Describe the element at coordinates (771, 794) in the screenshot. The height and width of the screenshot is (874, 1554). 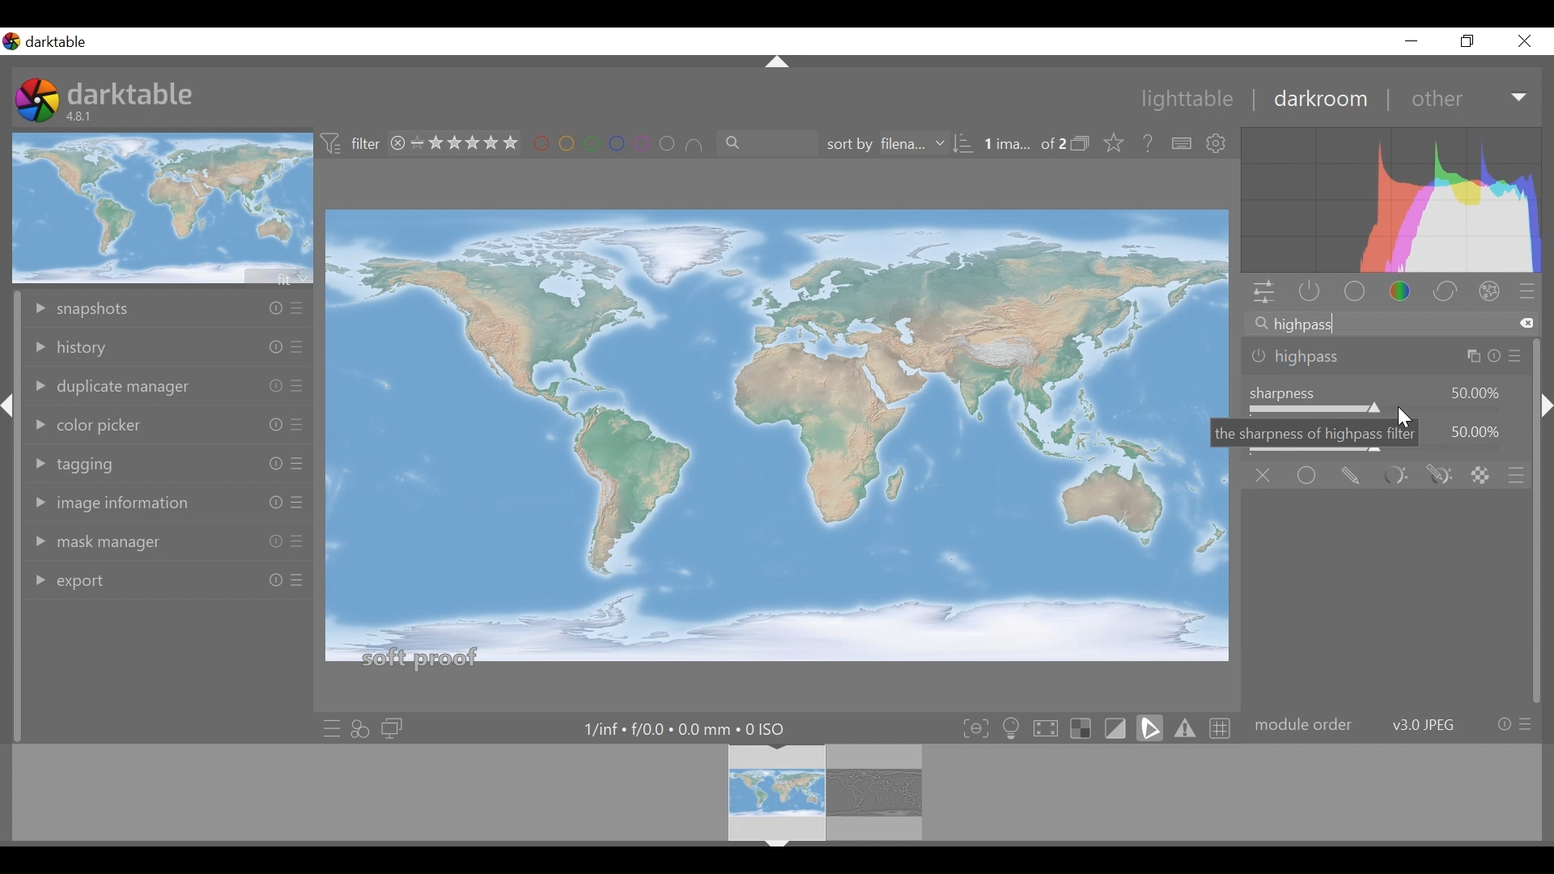
I see `Filmstrip` at that location.